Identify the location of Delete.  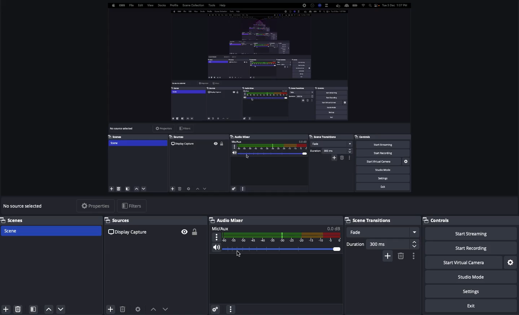
(400, 256).